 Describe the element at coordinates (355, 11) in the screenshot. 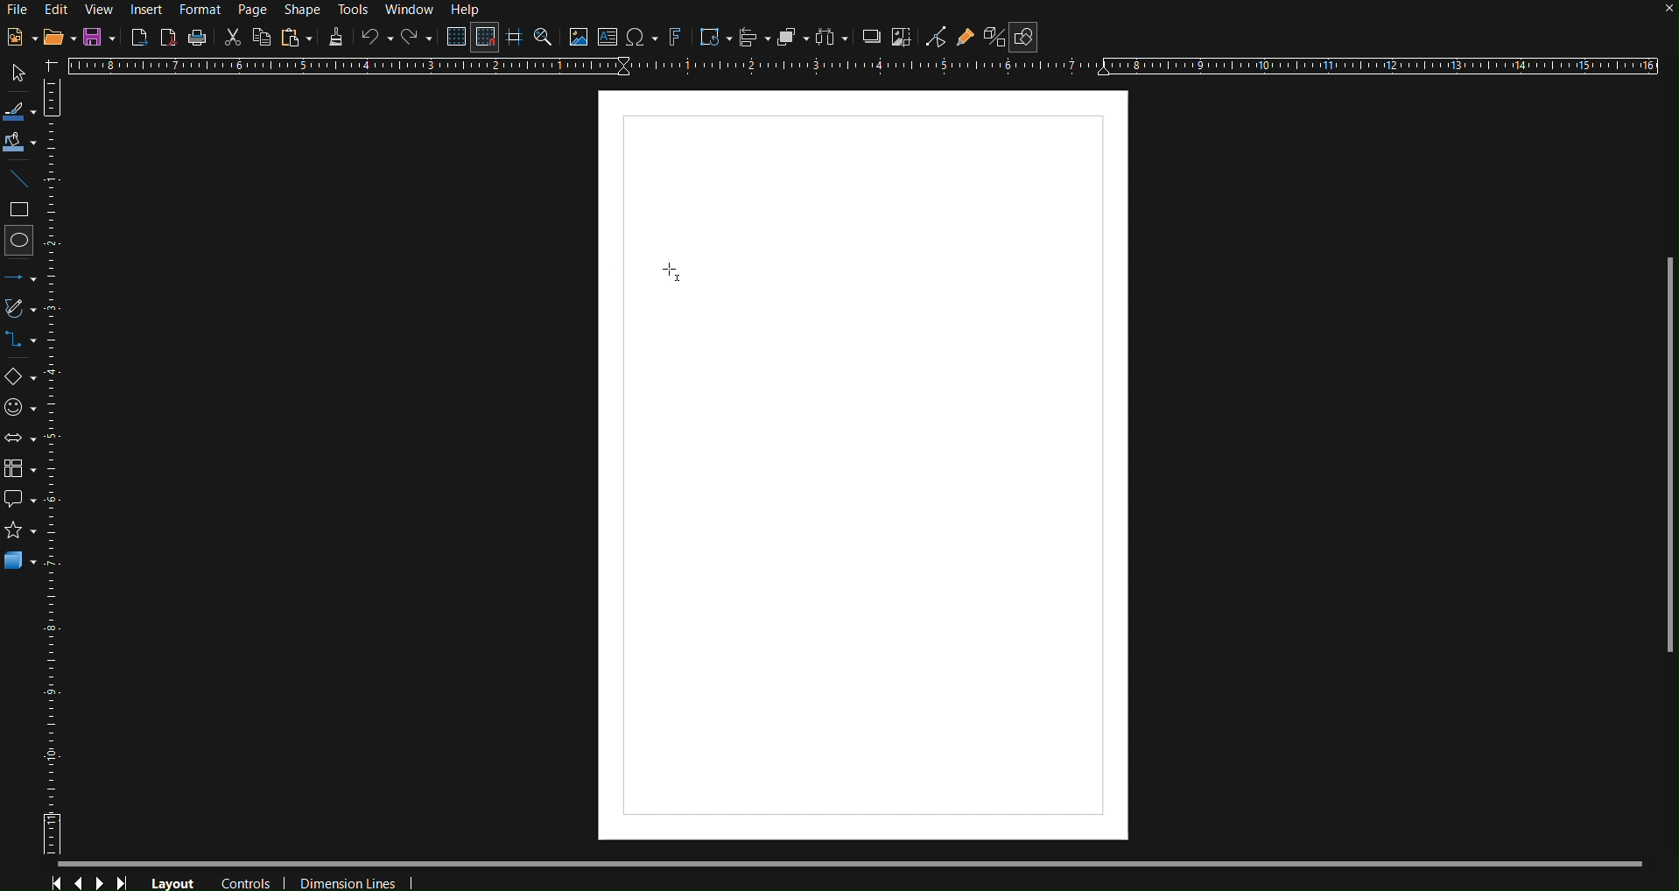

I see `Tools` at that location.